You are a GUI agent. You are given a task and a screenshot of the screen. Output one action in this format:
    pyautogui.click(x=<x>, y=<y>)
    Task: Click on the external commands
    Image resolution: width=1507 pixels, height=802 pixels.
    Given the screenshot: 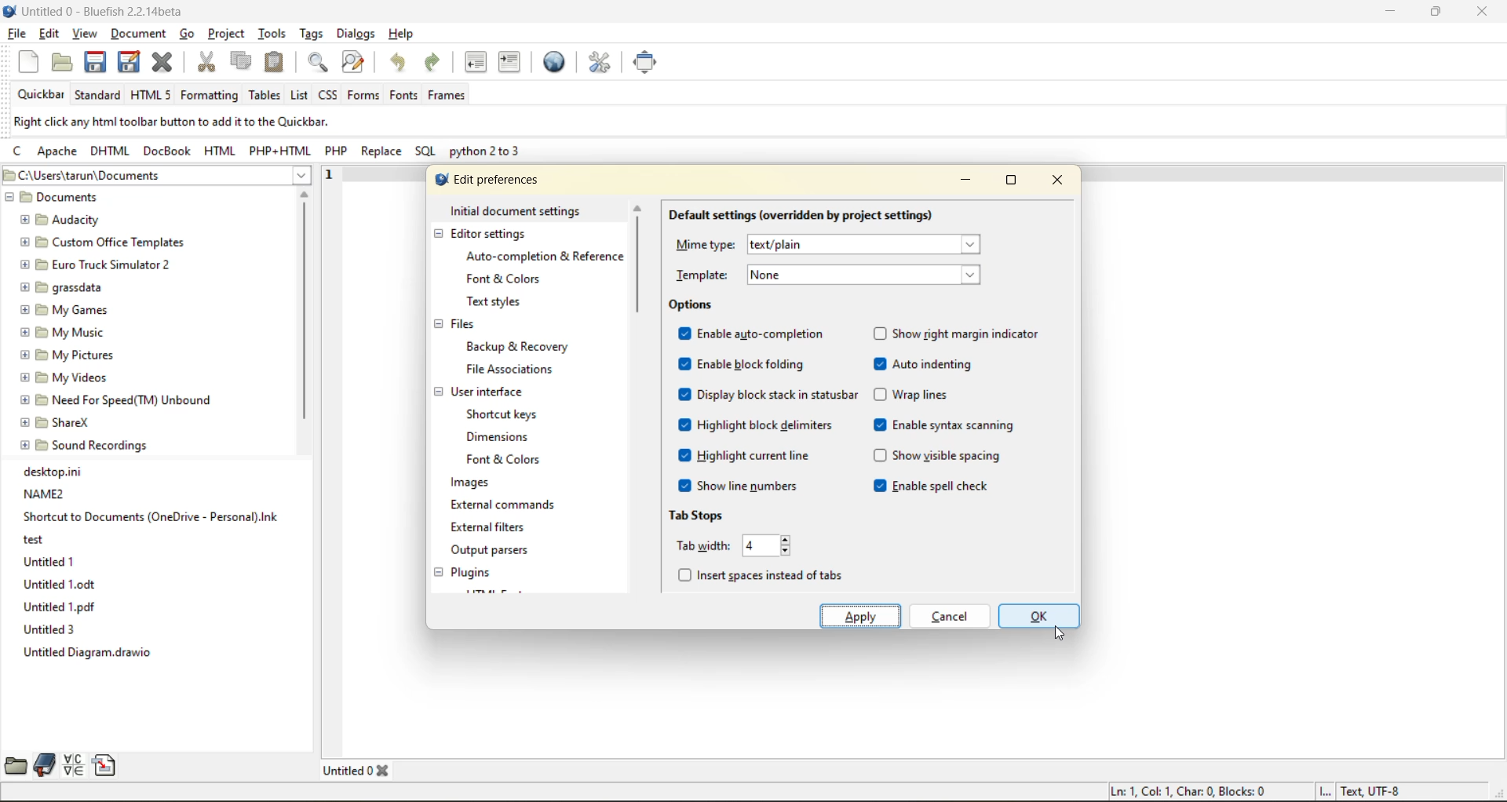 What is the action you would take?
    pyautogui.click(x=502, y=508)
    